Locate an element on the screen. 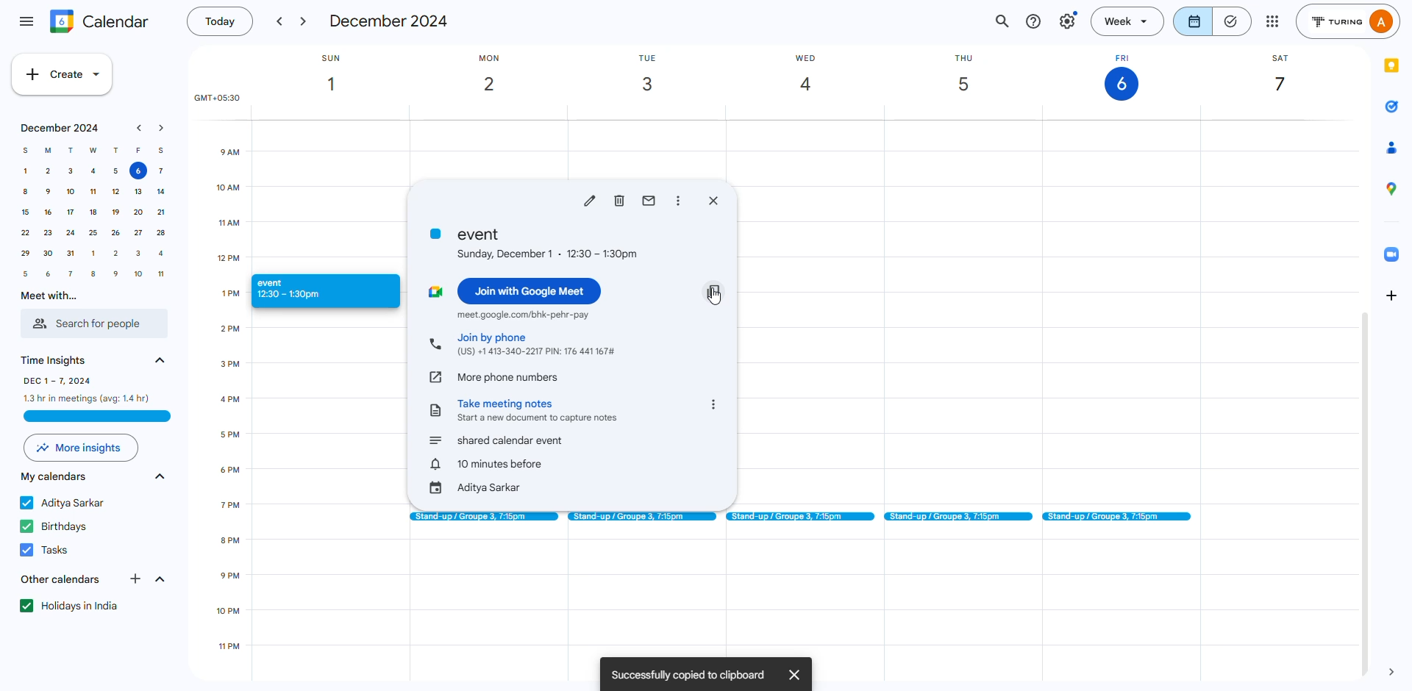 The image size is (1412, 691). 24 is located at coordinates (70, 234).